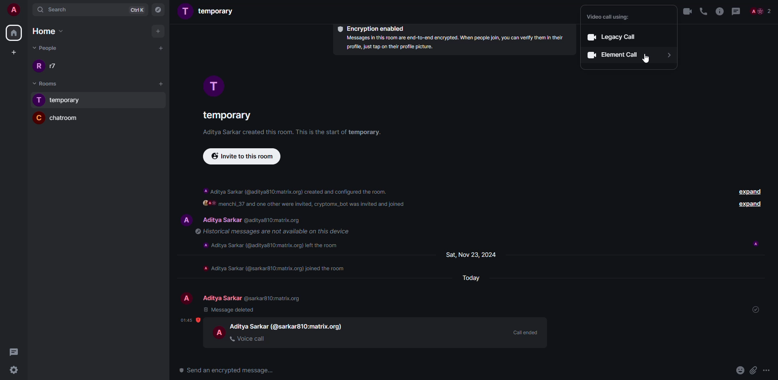  What do you see at coordinates (55, 66) in the screenshot?
I see `people` at bounding box center [55, 66].